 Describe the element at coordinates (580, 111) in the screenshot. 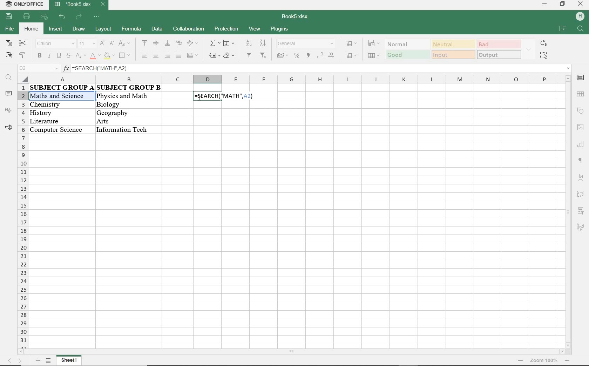

I see `sign` at that location.